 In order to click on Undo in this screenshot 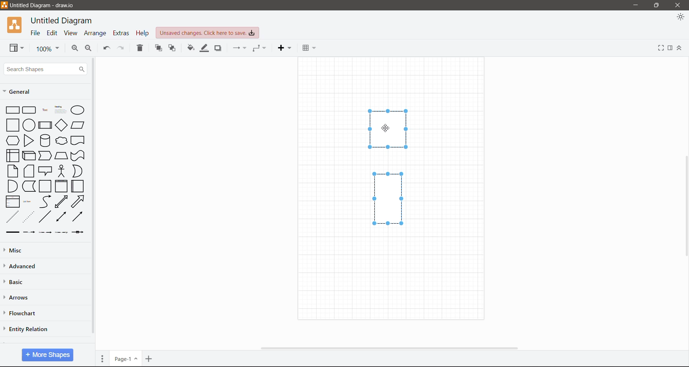, I will do `click(107, 48)`.